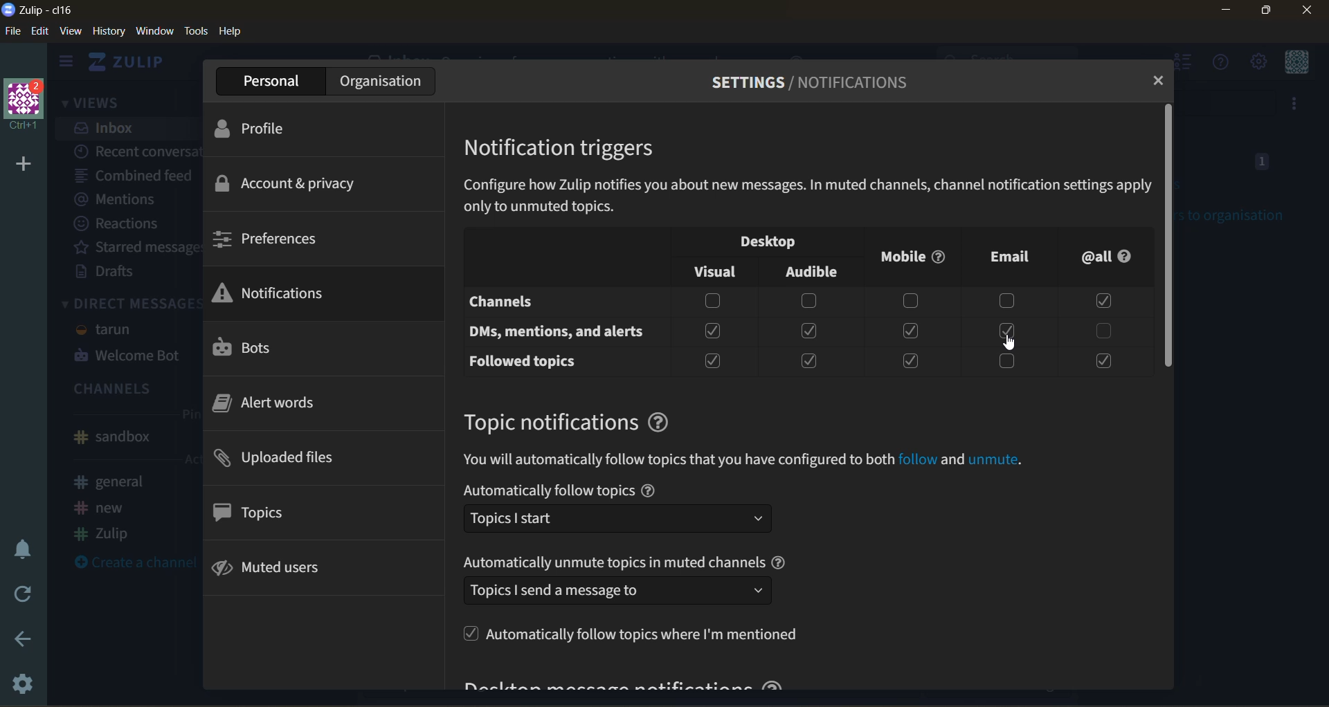  What do you see at coordinates (1215, 62) in the screenshot?
I see `help menu` at bounding box center [1215, 62].